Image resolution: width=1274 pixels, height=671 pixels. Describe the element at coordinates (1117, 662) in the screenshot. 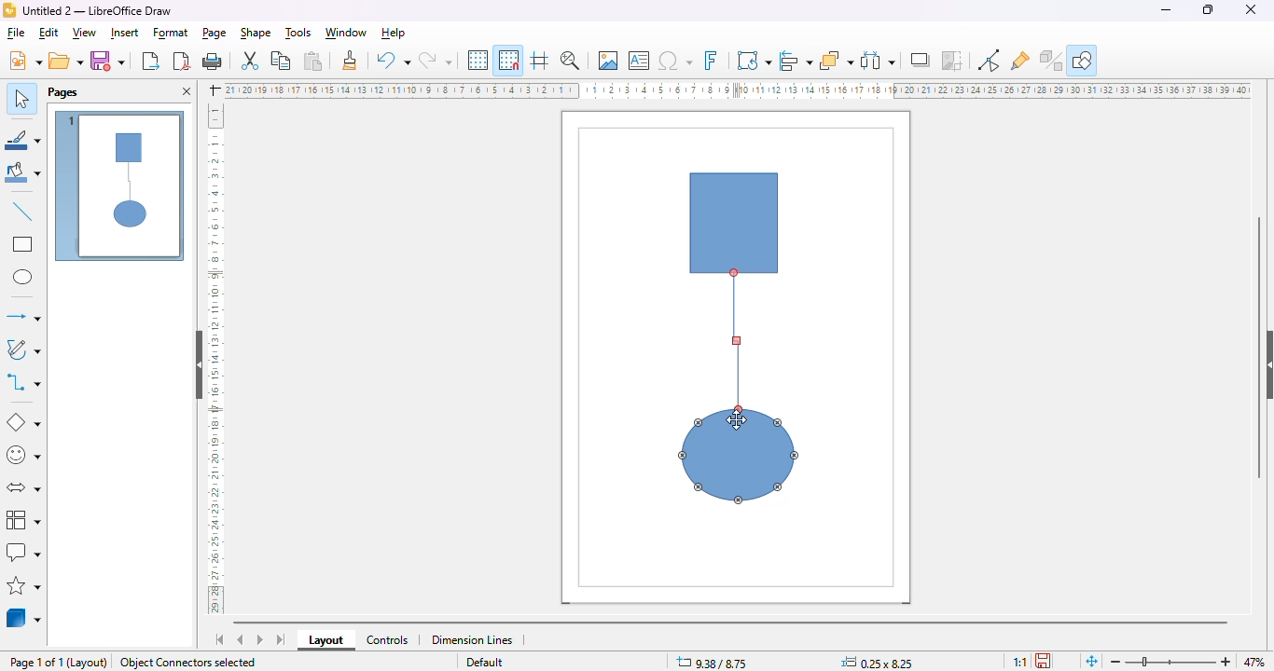

I see `zoom out` at that location.